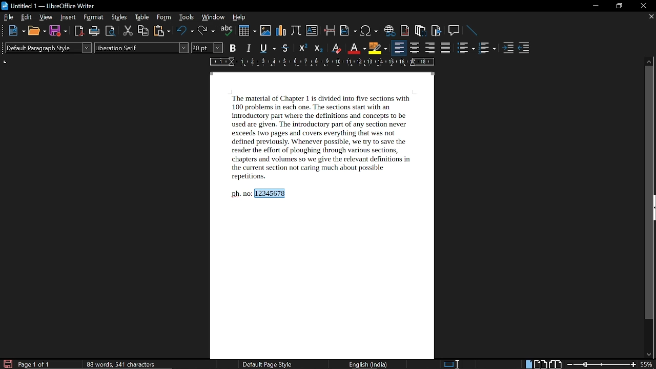  Describe the element at coordinates (186, 18) in the screenshot. I see `tools` at that location.